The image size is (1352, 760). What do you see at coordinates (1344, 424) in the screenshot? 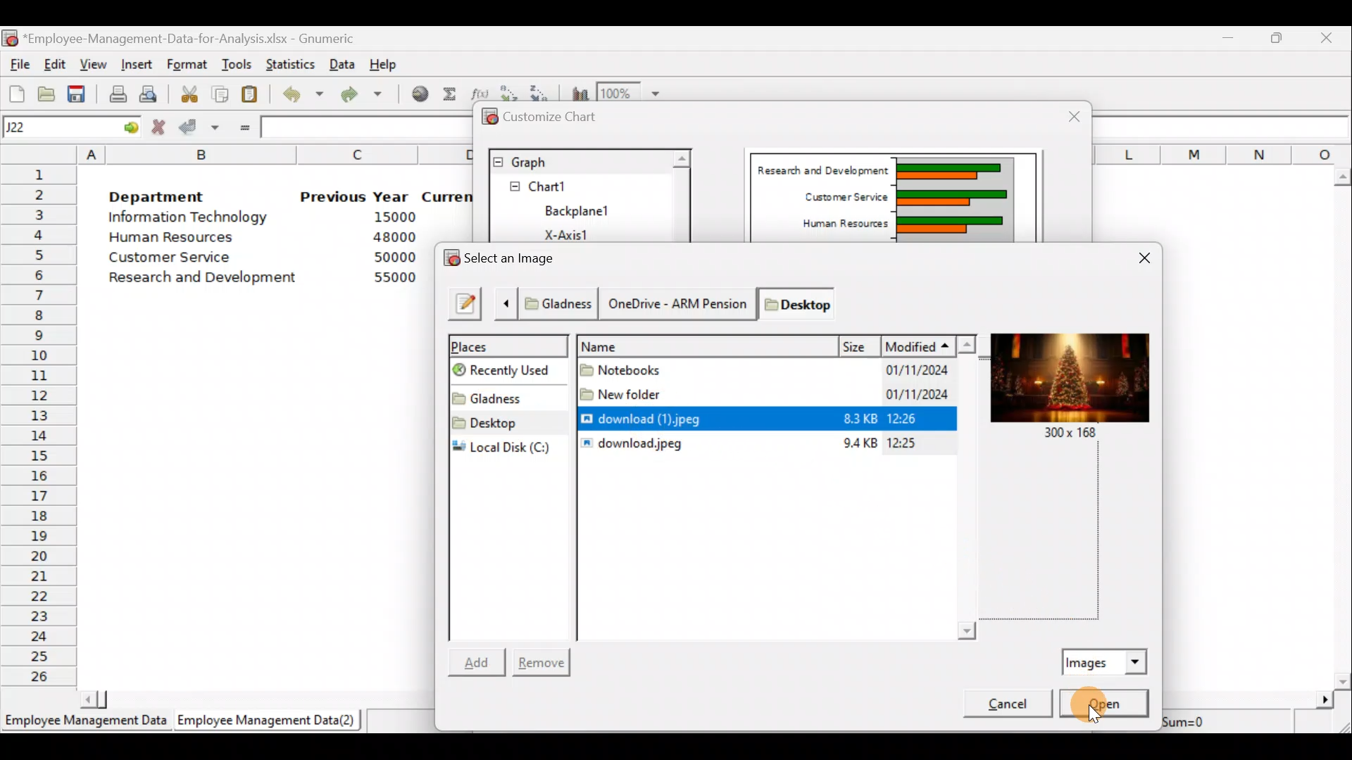
I see `Scroll bar` at bounding box center [1344, 424].